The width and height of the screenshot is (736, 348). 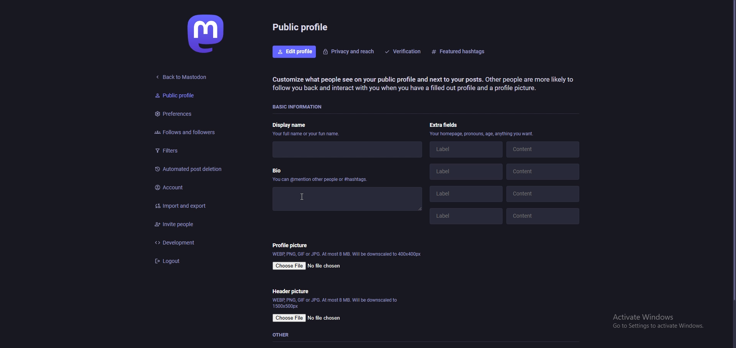 I want to click on basic info, so click(x=299, y=107).